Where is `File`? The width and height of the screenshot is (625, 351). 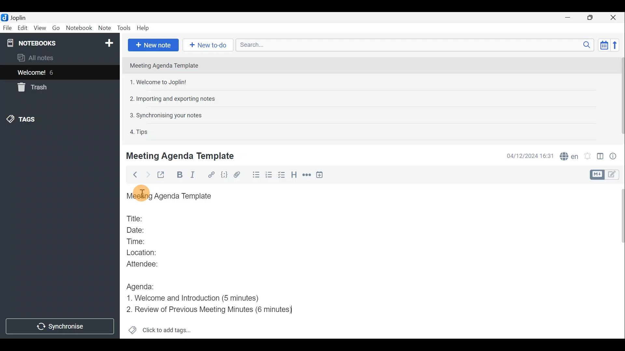
File is located at coordinates (7, 27).